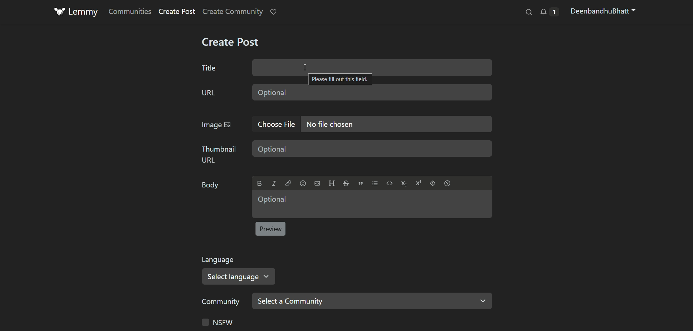 This screenshot has width=693, height=331. Describe the element at coordinates (259, 183) in the screenshot. I see `Bold` at that location.